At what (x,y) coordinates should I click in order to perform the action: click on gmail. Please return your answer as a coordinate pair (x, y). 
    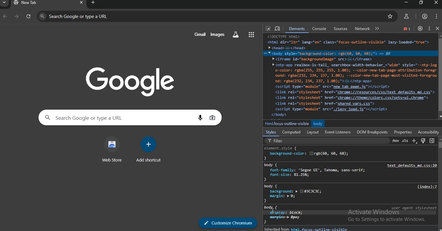
    Looking at the image, I should click on (199, 34).